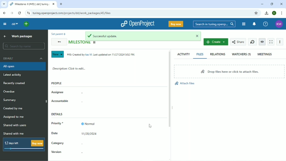  Describe the element at coordinates (69, 68) in the screenshot. I see `Description: click to edit` at that location.